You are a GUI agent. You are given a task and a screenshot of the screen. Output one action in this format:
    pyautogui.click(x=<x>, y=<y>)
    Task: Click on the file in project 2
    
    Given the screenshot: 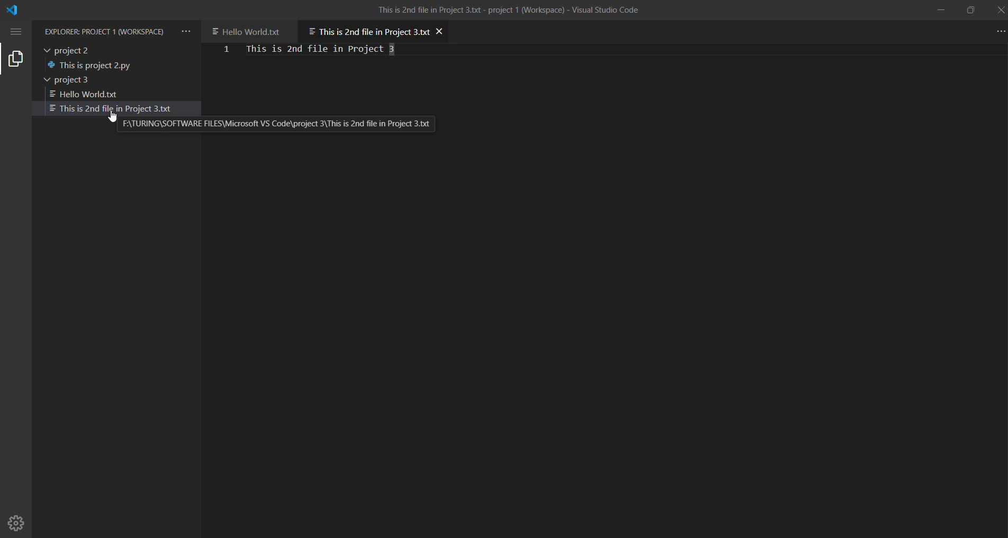 What is the action you would take?
    pyautogui.click(x=98, y=66)
    